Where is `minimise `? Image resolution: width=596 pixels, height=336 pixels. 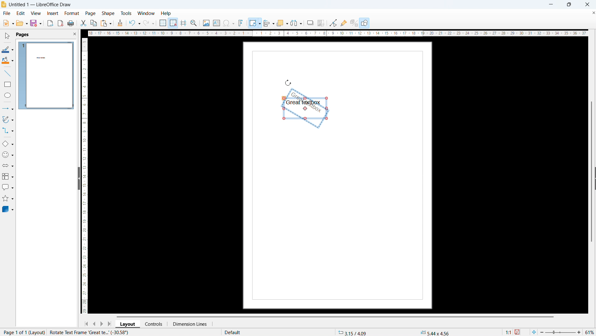
minimise  is located at coordinates (549, 4).